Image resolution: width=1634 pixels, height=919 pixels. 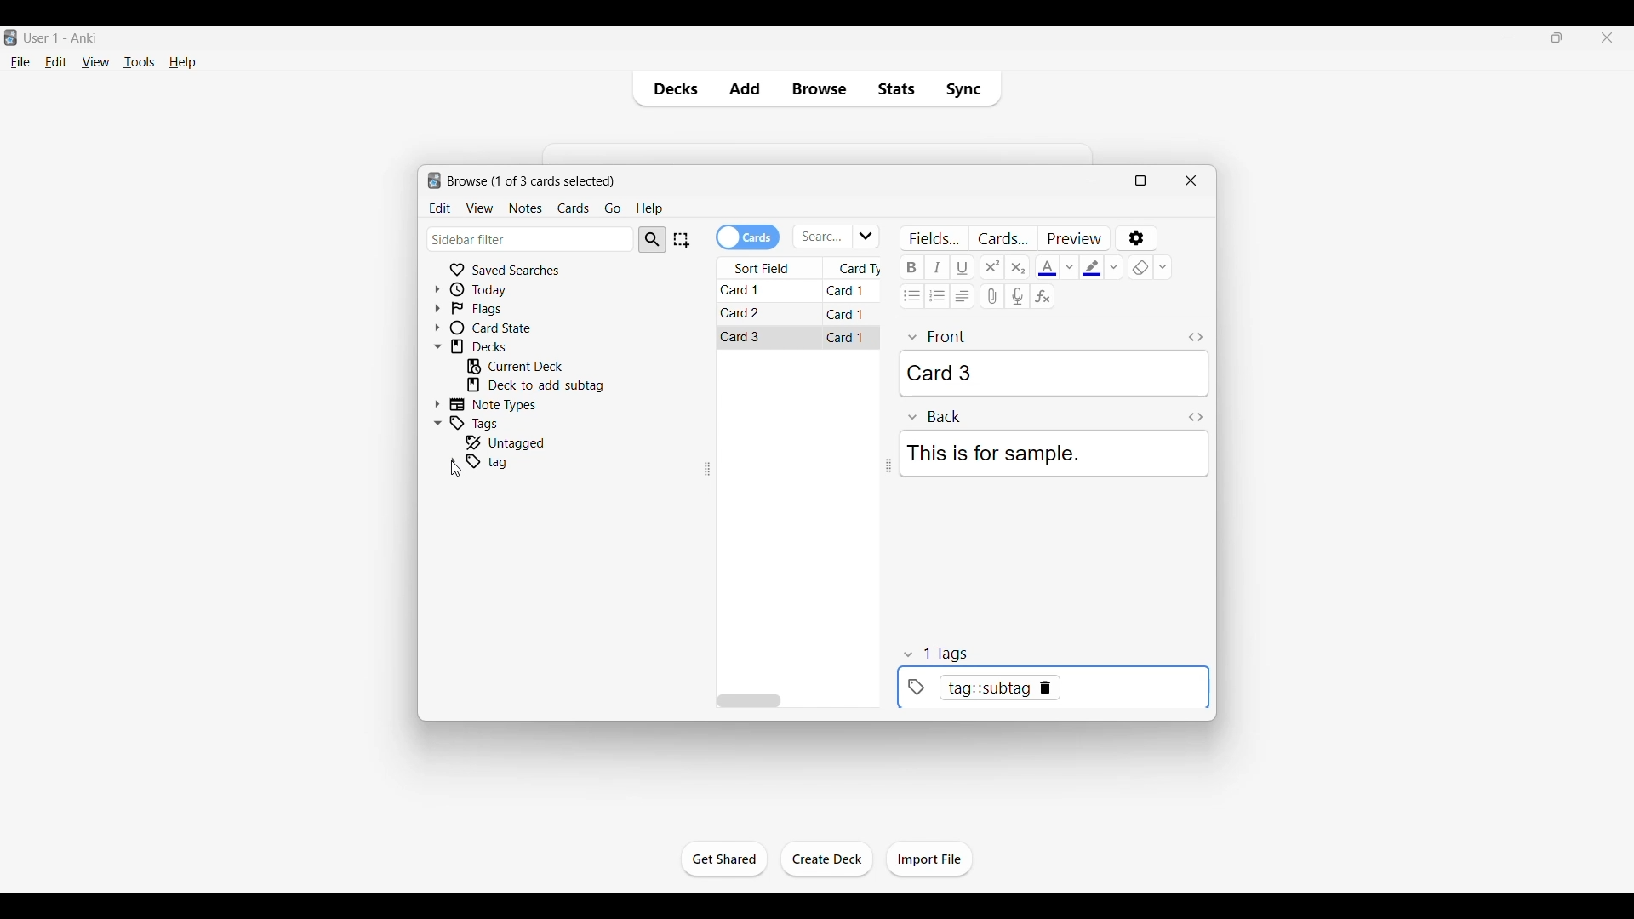 What do you see at coordinates (963, 267) in the screenshot?
I see `Underline text` at bounding box center [963, 267].